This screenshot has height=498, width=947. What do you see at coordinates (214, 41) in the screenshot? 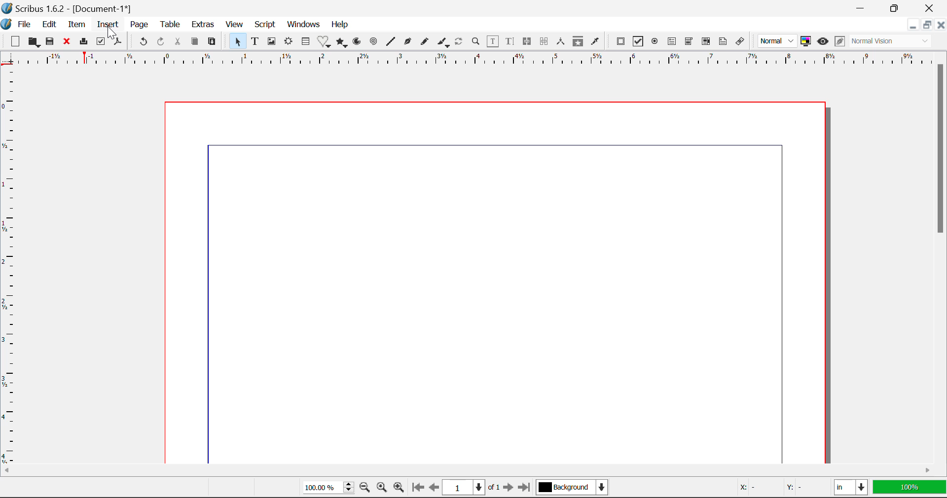
I see `Paste` at bounding box center [214, 41].